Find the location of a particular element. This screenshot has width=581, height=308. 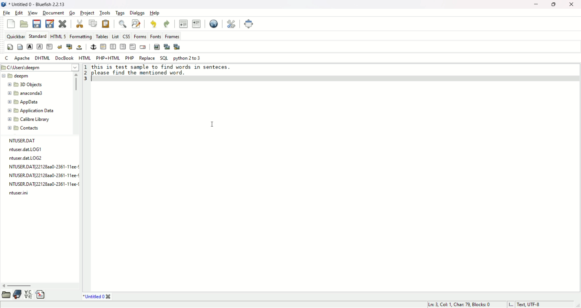

right justify is located at coordinates (122, 47).